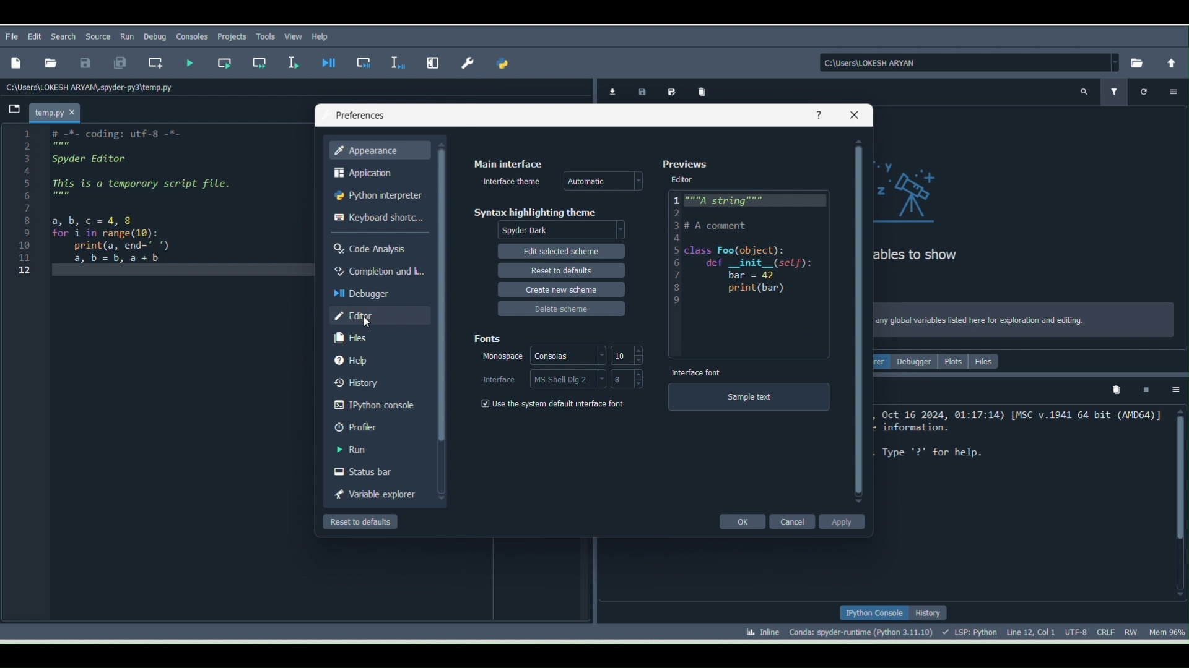  I want to click on Save data as, so click(671, 91).